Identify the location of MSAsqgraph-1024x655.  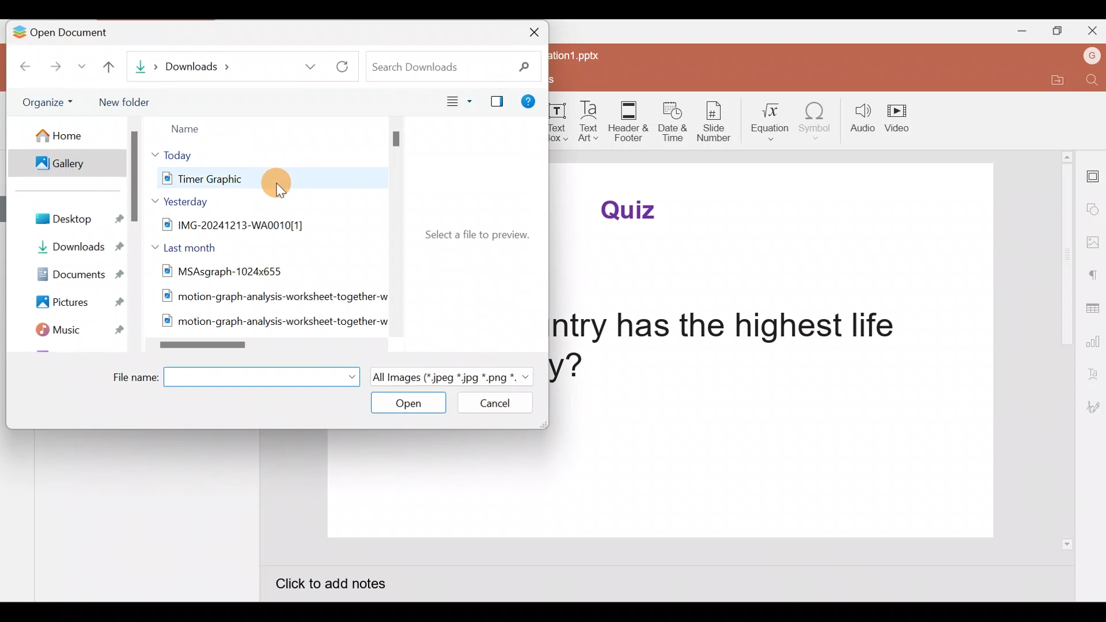
(262, 270).